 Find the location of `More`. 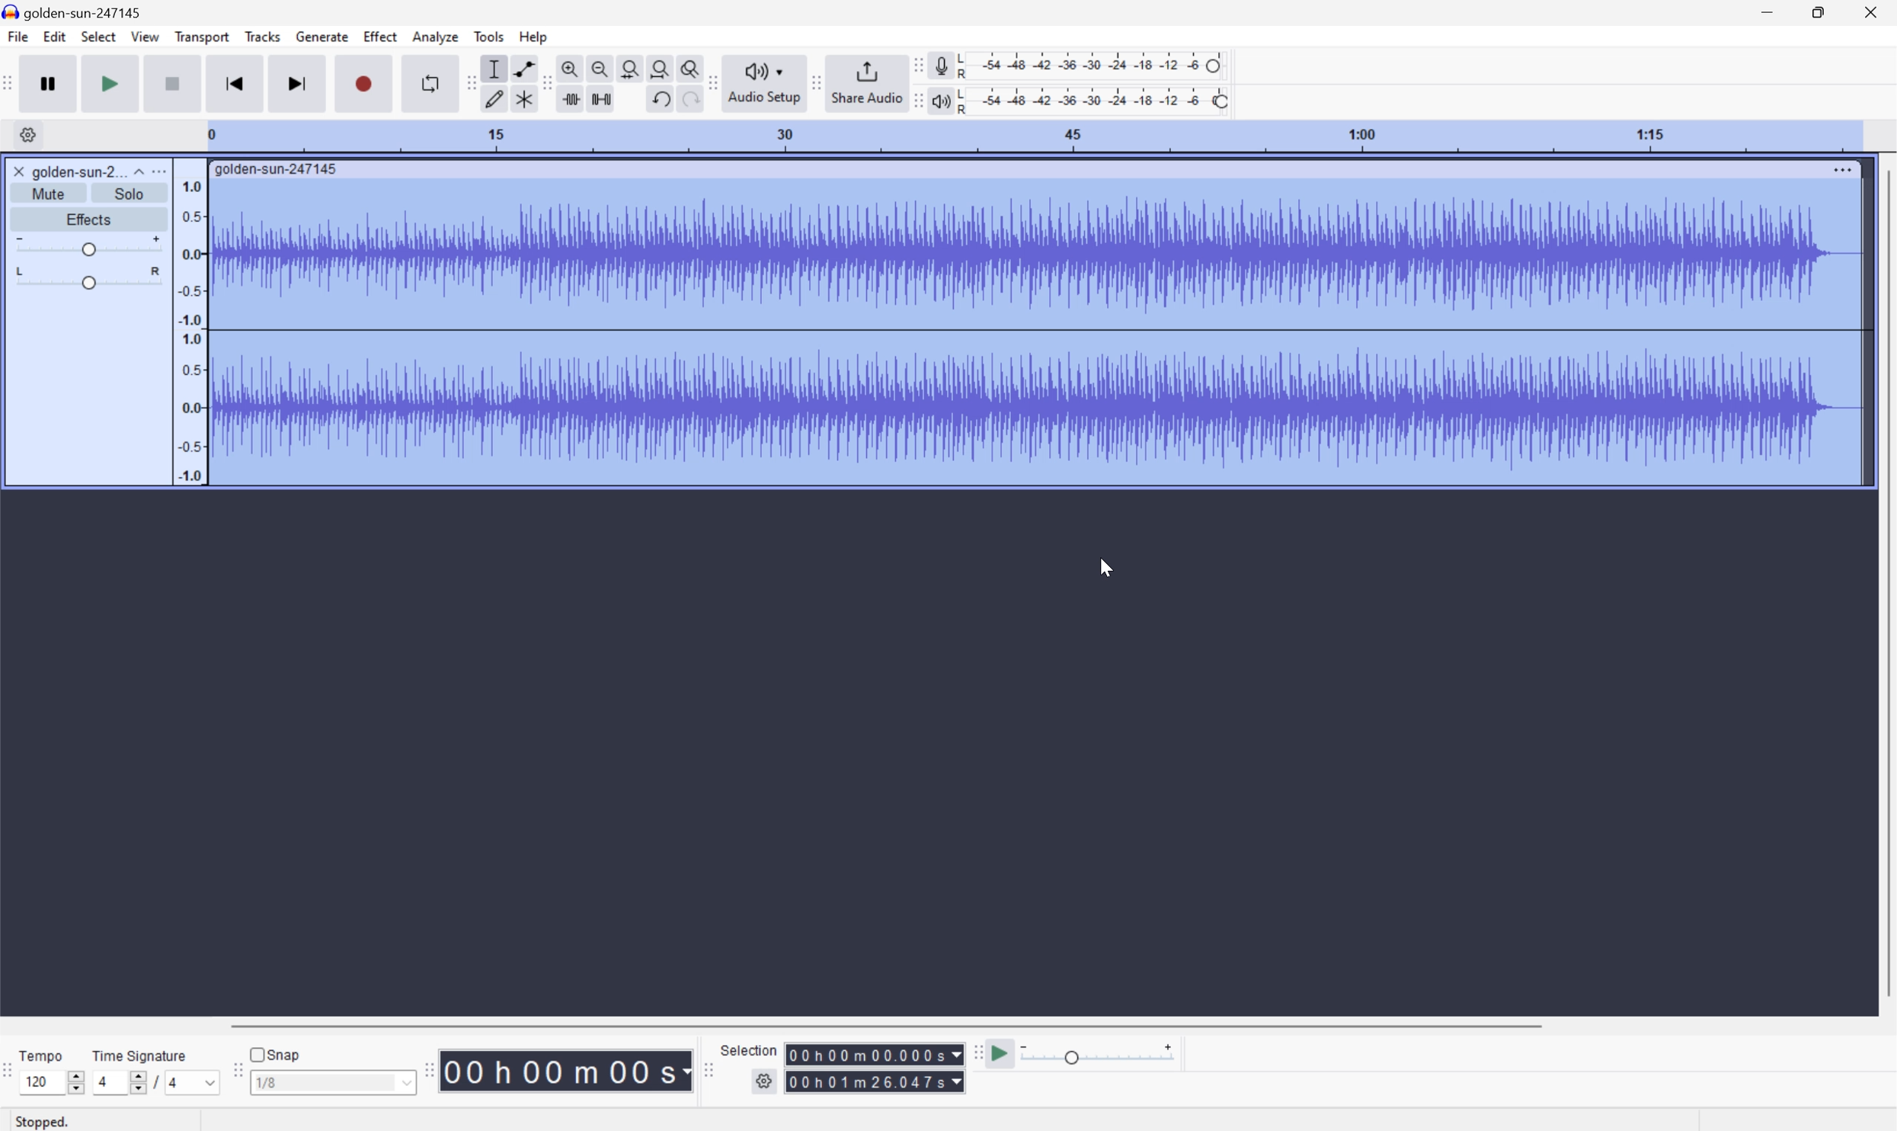

More is located at coordinates (162, 169).